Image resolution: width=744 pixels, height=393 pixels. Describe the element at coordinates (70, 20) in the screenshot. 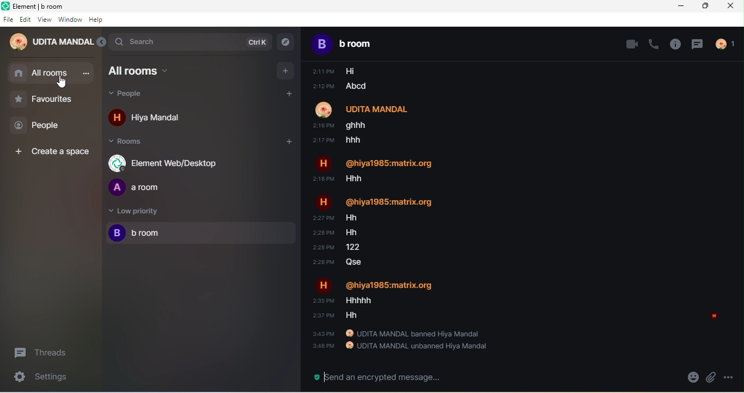

I see `window` at that location.